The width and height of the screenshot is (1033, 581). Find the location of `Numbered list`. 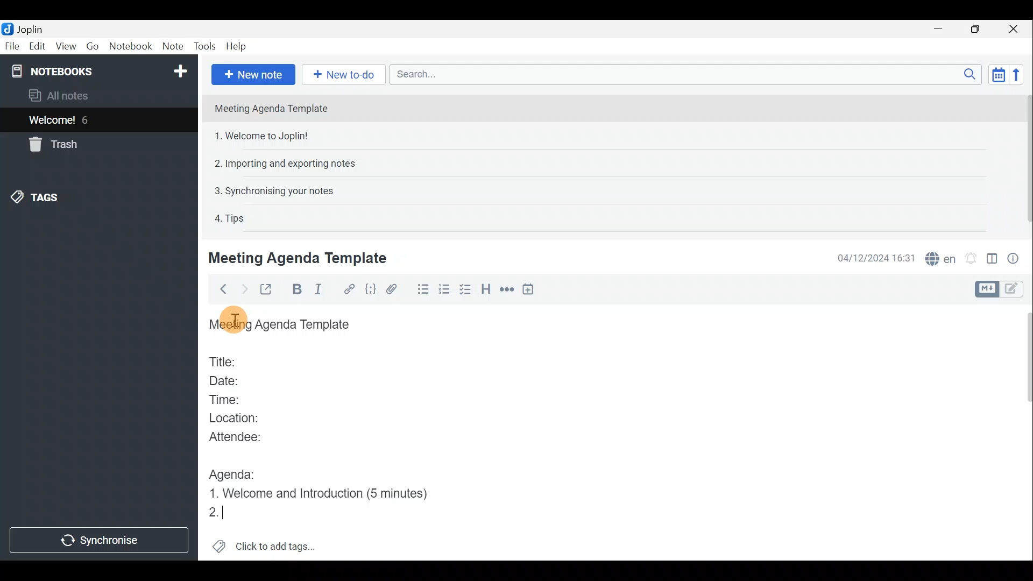

Numbered list is located at coordinates (444, 291).